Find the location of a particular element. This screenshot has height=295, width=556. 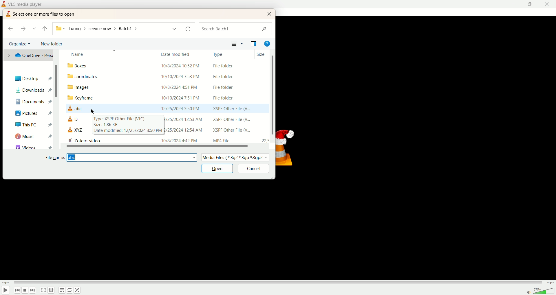

shuffle is located at coordinates (70, 290).